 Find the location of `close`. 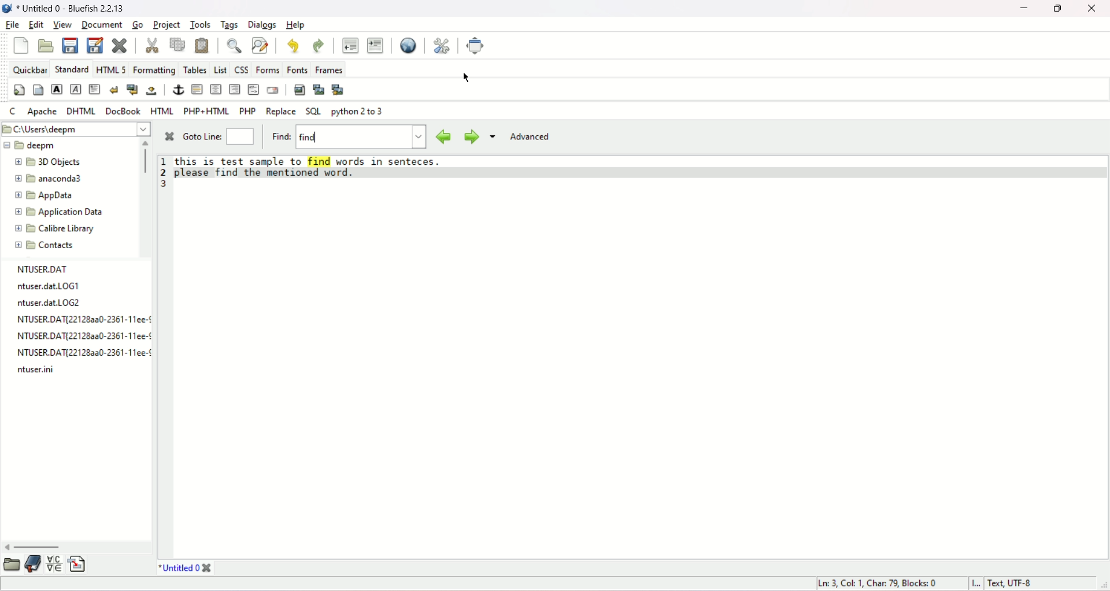

close is located at coordinates (1094, 10).